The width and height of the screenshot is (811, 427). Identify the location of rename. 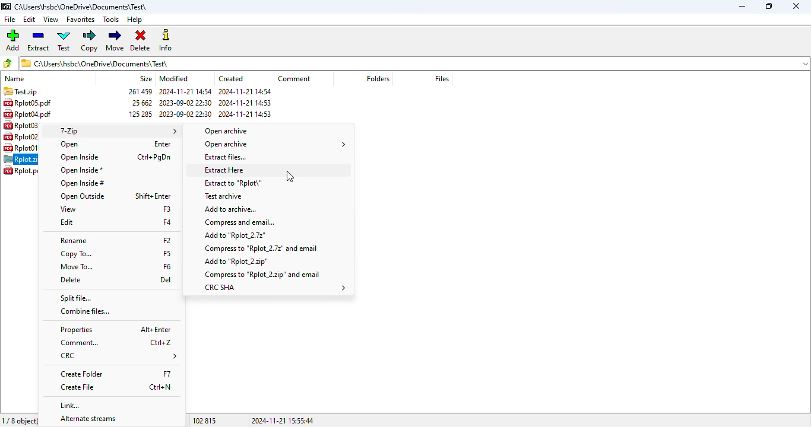
(73, 241).